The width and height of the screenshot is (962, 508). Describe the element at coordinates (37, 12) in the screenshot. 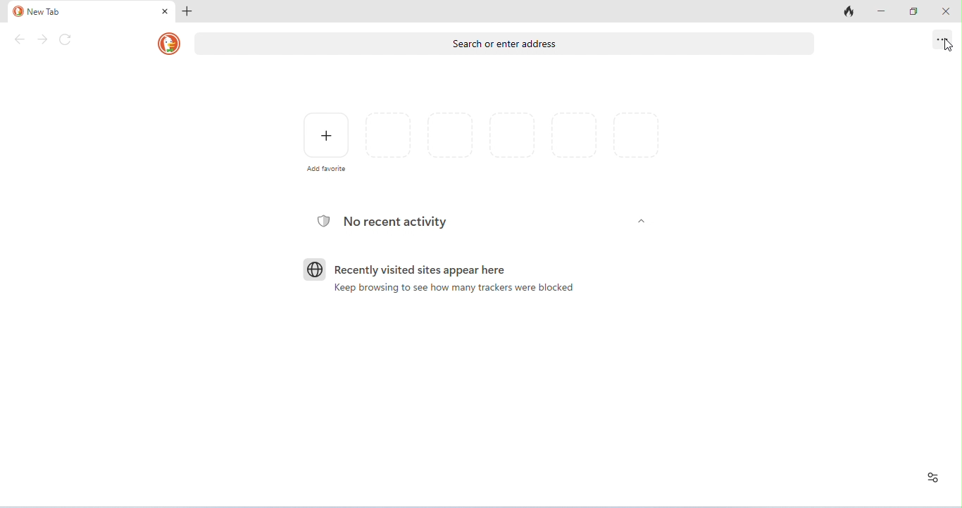

I see `new tab` at that location.